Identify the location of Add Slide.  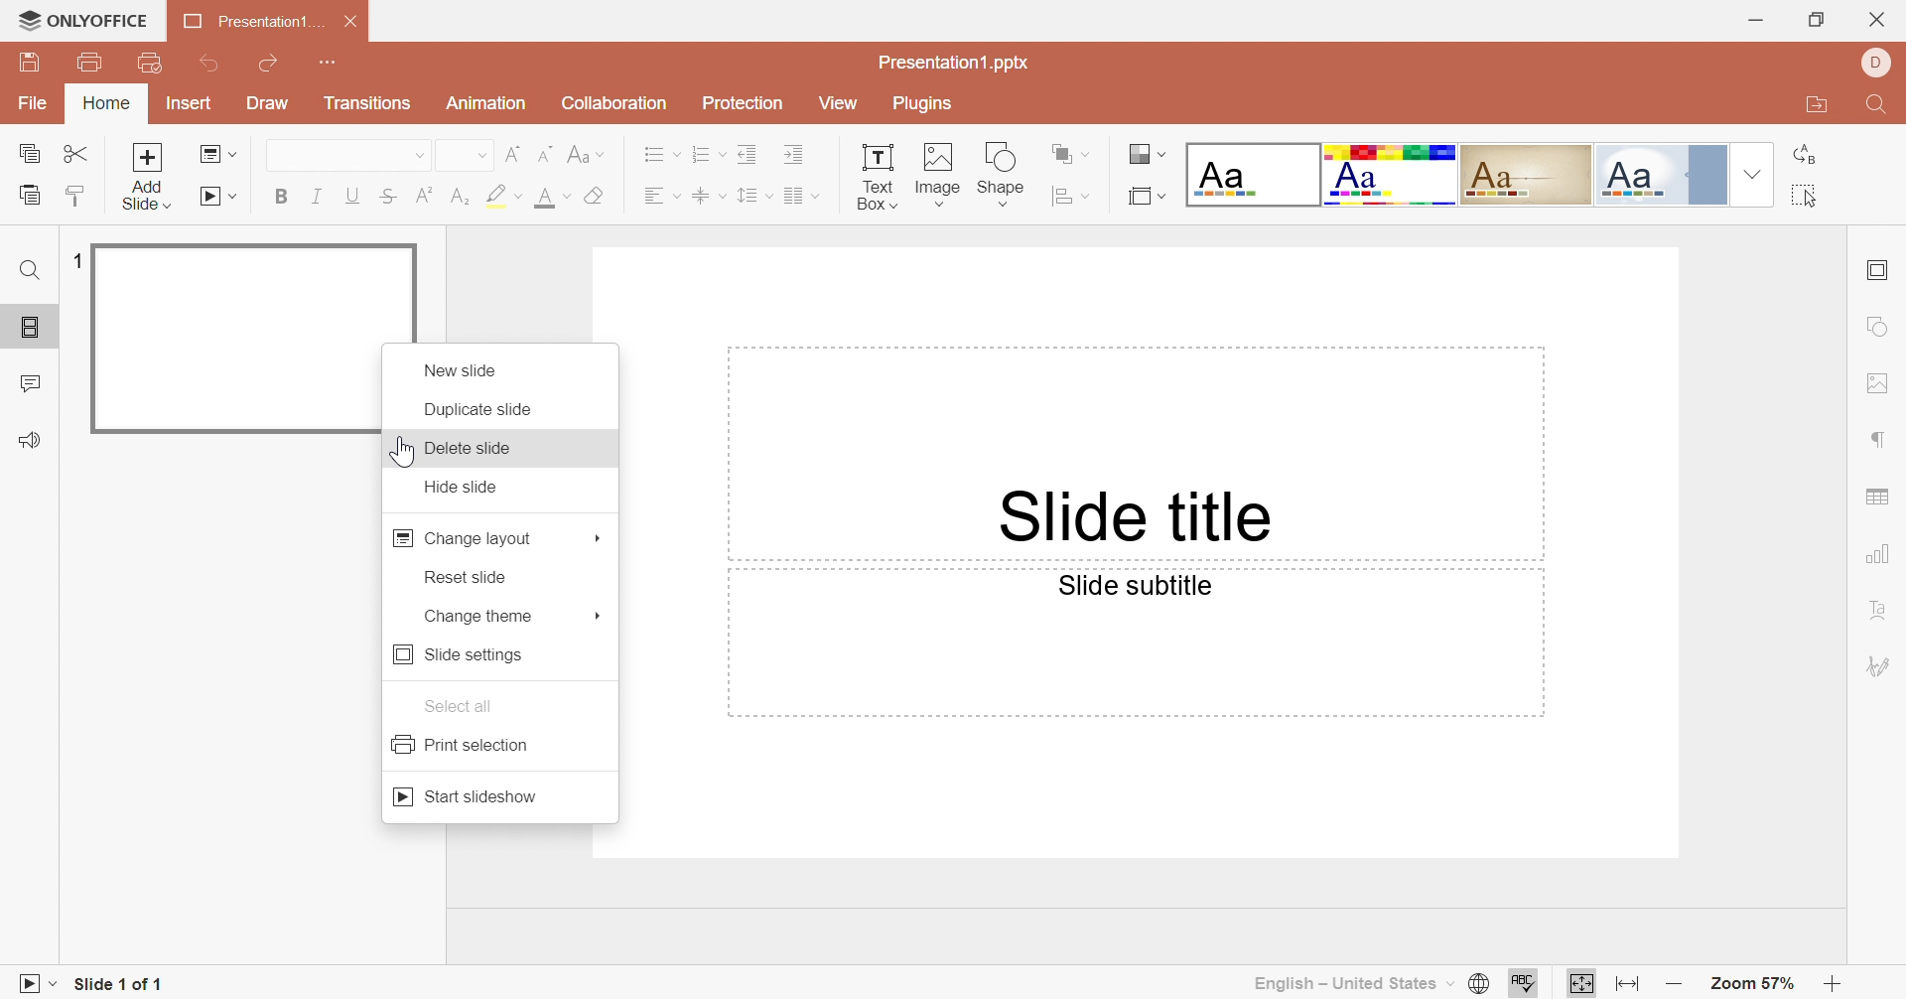
(148, 179).